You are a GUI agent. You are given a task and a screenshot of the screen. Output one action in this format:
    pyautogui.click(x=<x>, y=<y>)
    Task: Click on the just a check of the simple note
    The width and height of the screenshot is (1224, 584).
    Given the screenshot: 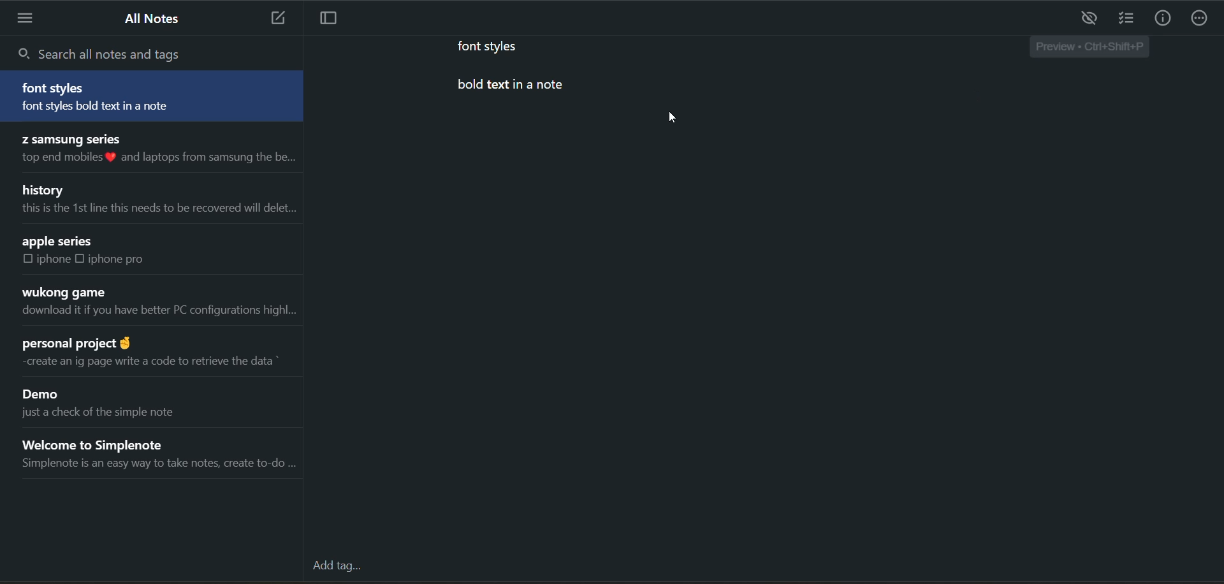 What is the action you would take?
    pyautogui.click(x=110, y=416)
    